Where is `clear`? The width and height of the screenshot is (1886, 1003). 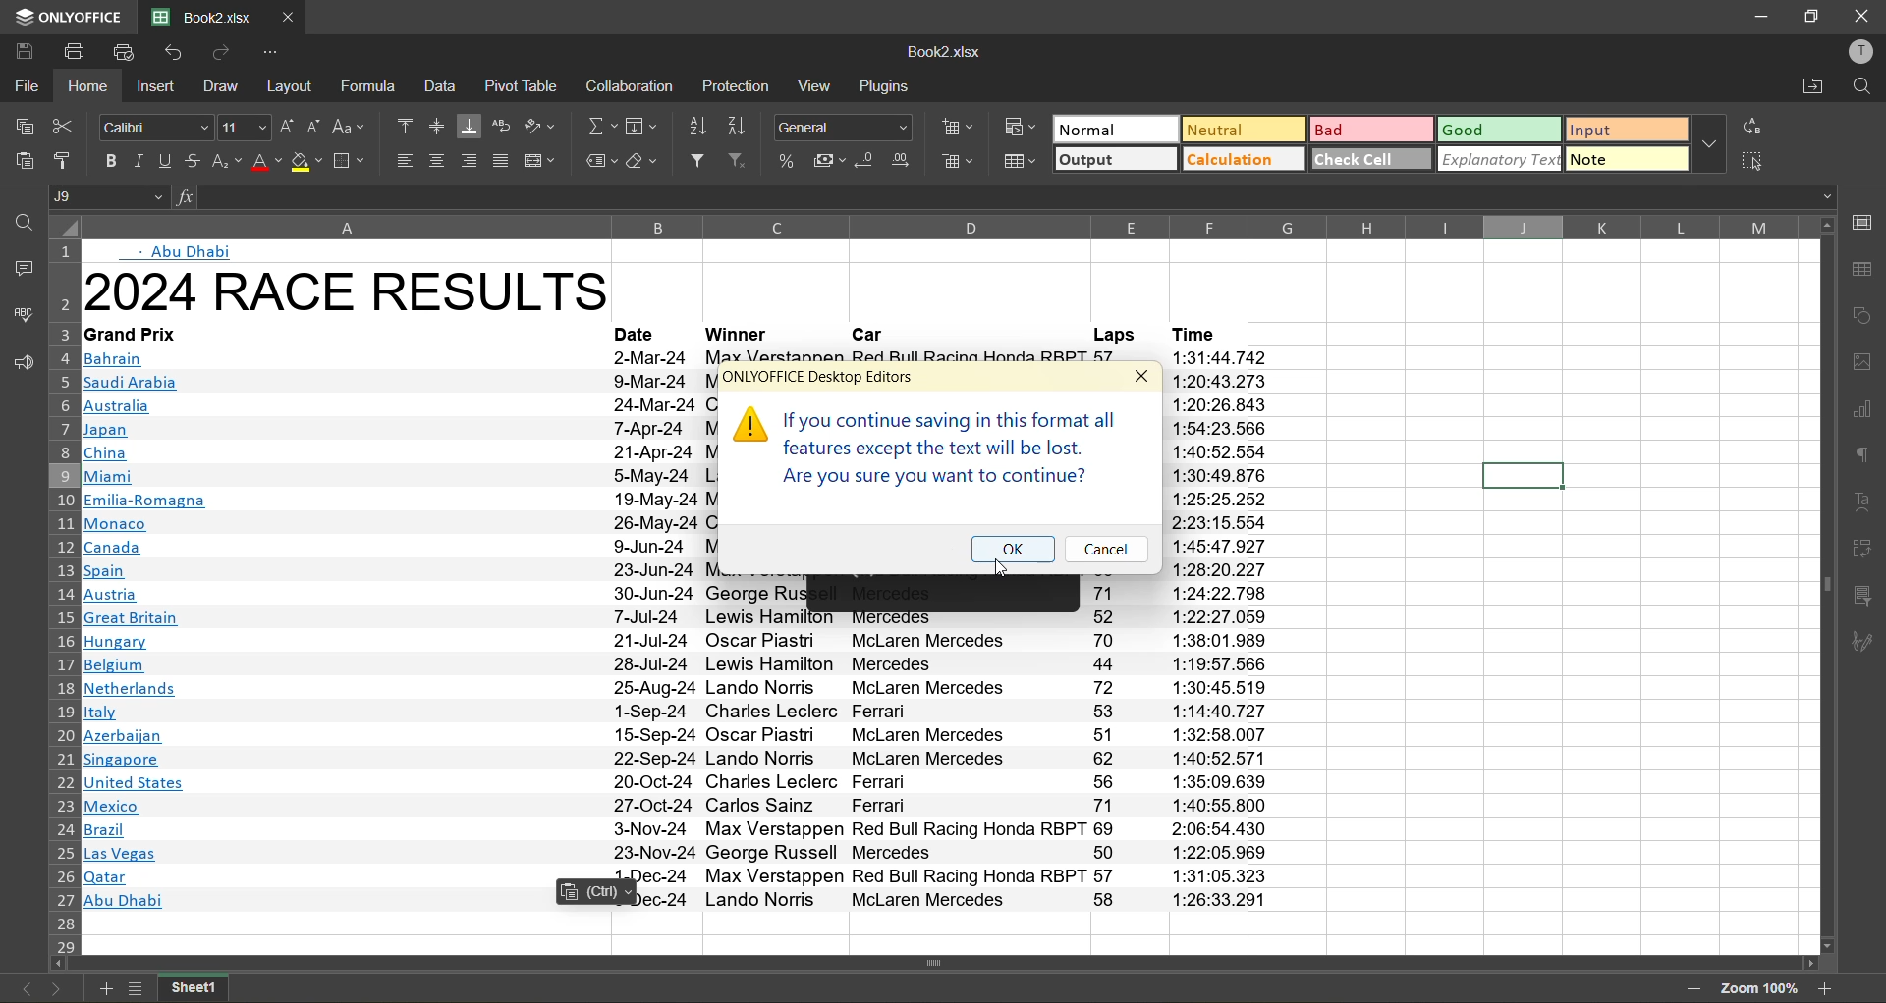
clear is located at coordinates (644, 160).